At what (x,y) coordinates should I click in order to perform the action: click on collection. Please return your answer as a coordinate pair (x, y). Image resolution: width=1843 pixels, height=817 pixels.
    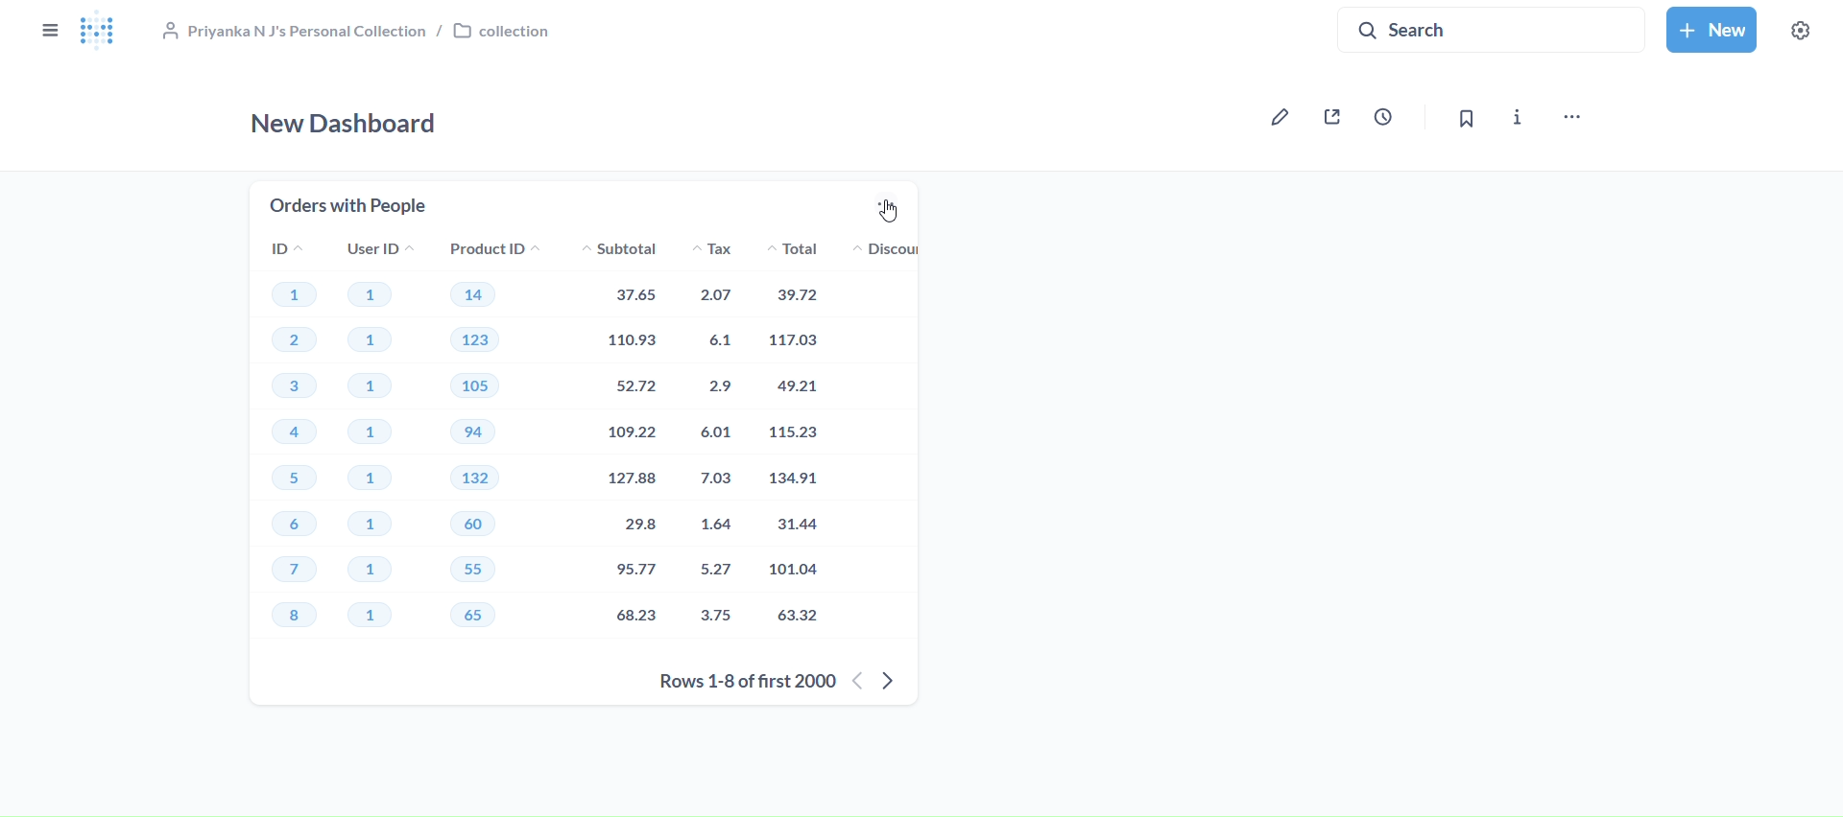
    Looking at the image, I should click on (354, 29).